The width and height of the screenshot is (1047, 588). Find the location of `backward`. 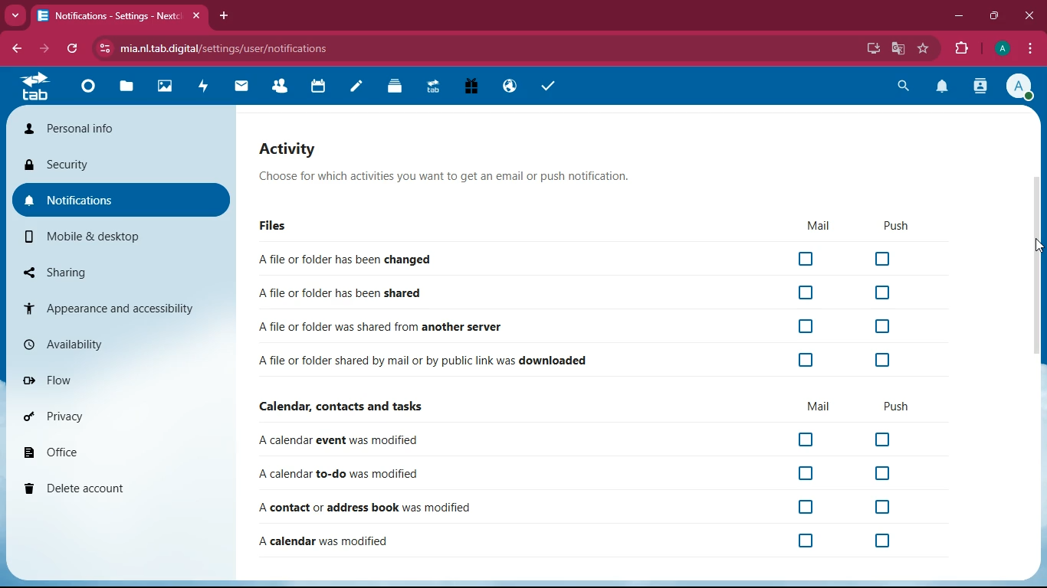

backward is located at coordinates (15, 47).